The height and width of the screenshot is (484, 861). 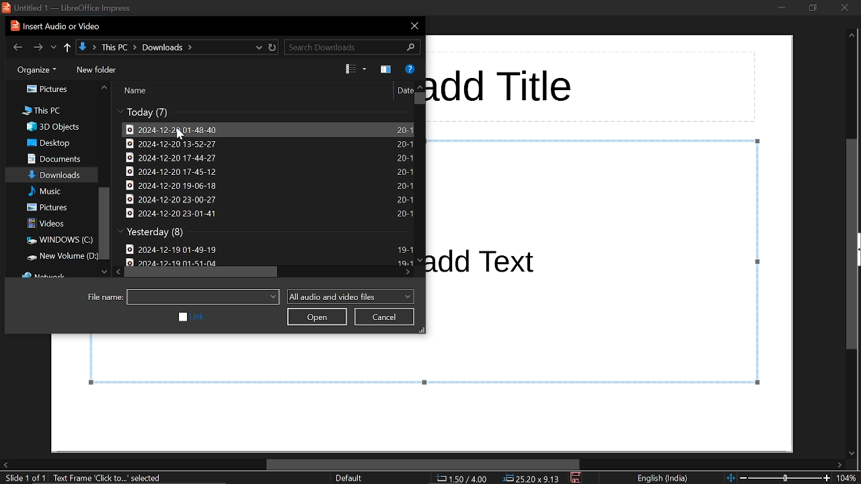 I want to click on windows(C:), so click(x=58, y=241).